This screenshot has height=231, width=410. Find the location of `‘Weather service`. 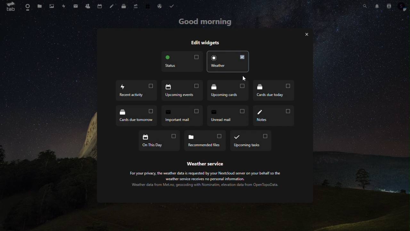

‘Weather service is located at coordinates (203, 164).